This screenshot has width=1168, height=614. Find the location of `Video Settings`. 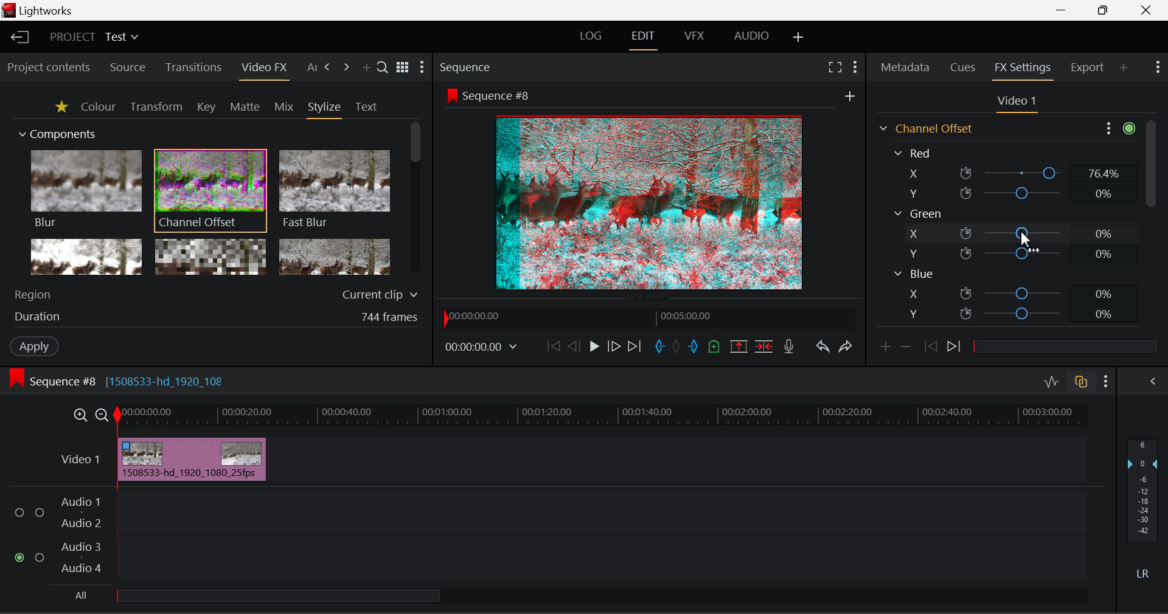

Video Settings is located at coordinates (1015, 103).